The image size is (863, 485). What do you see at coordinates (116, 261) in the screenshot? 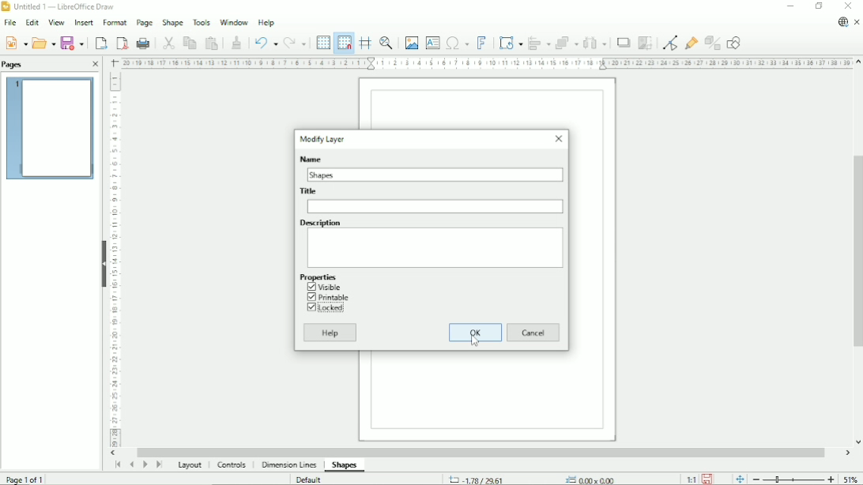
I see `Vertical scale` at bounding box center [116, 261].